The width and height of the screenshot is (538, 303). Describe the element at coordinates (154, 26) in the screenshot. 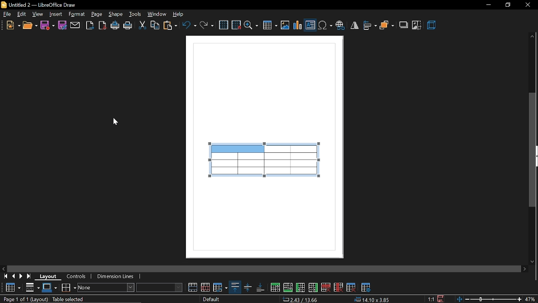

I see `copy` at that location.